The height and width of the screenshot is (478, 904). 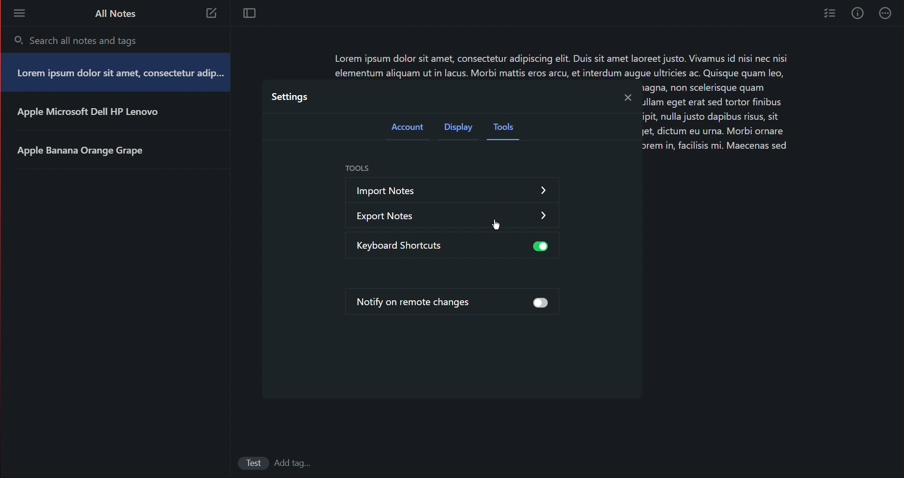 What do you see at coordinates (570, 66) in the screenshot?
I see `Lorem ipsum dolor sit amet, consectetur adipiscing elit. Duis sit amet laoreet justo. Vivamus id nisi nec nisi
elementum aliquam ut in lacus. Morbi mattis eros arcu, et interdum augue ultricies ac. Quisque quam leo,` at bounding box center [570, 66].